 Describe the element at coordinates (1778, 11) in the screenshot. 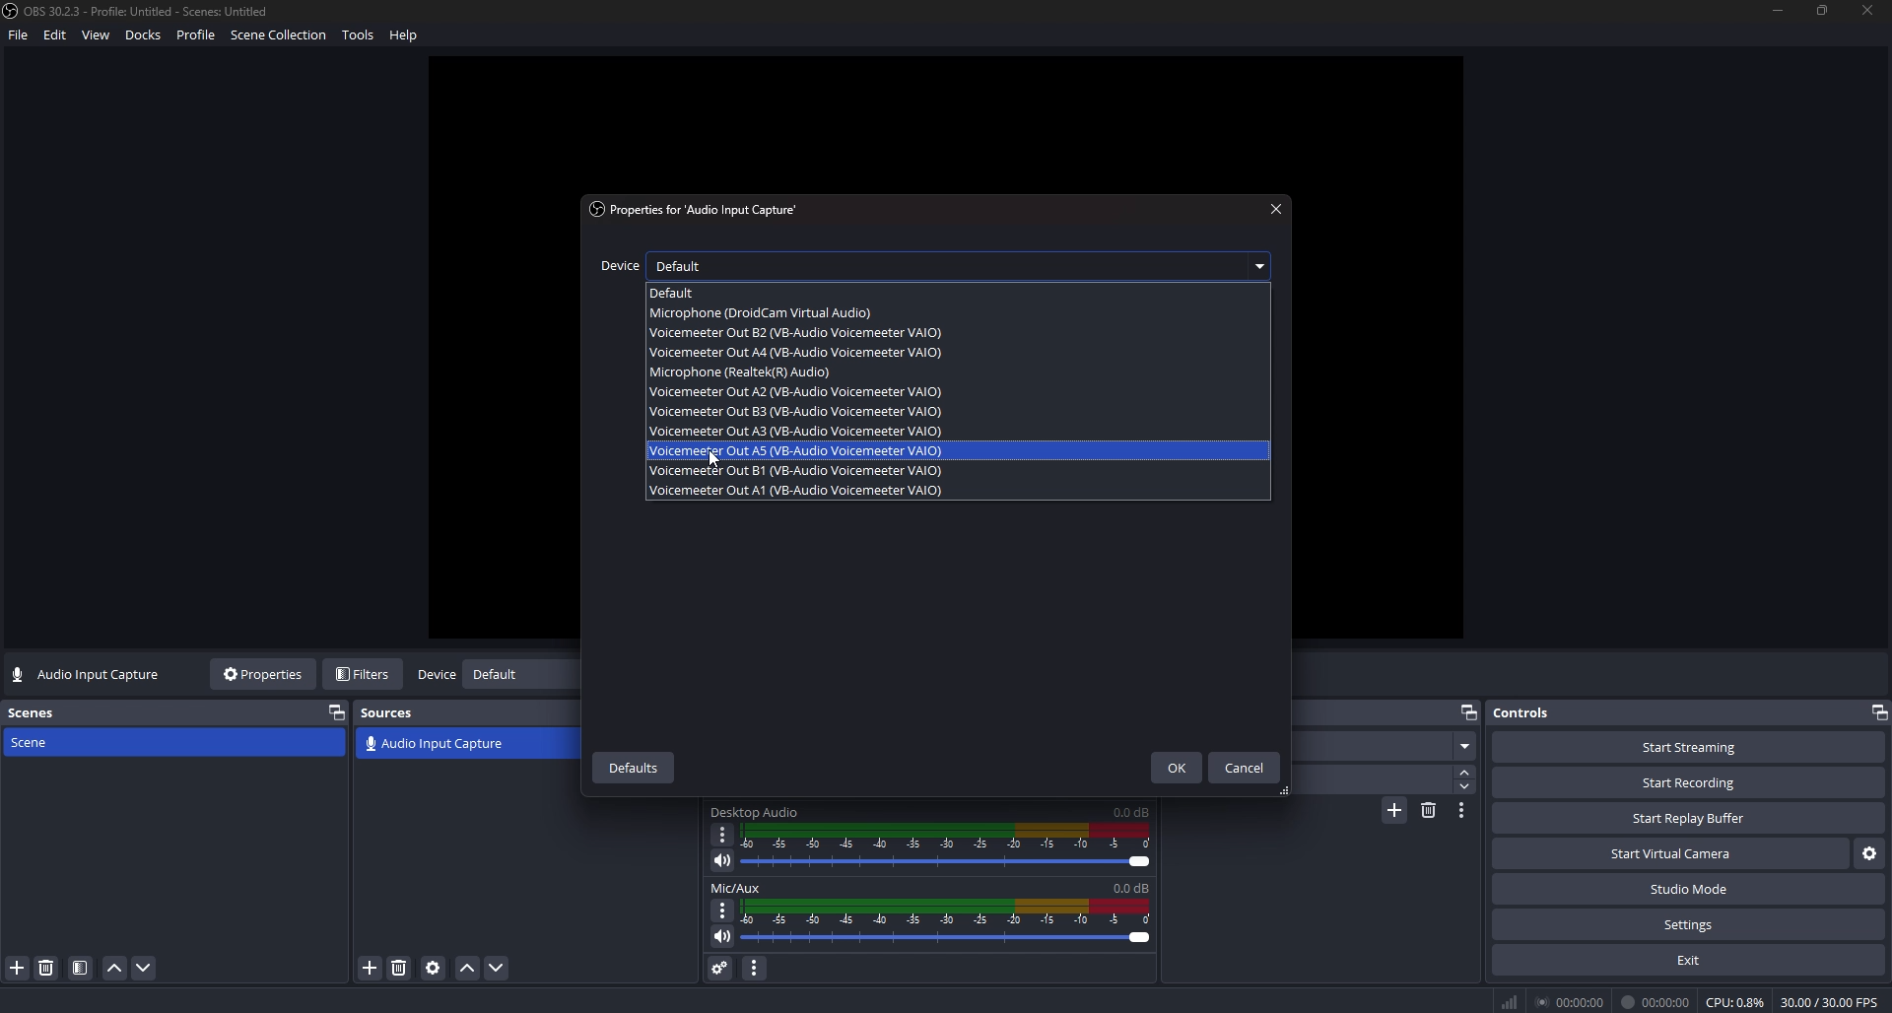

I see `minimize` at that location.